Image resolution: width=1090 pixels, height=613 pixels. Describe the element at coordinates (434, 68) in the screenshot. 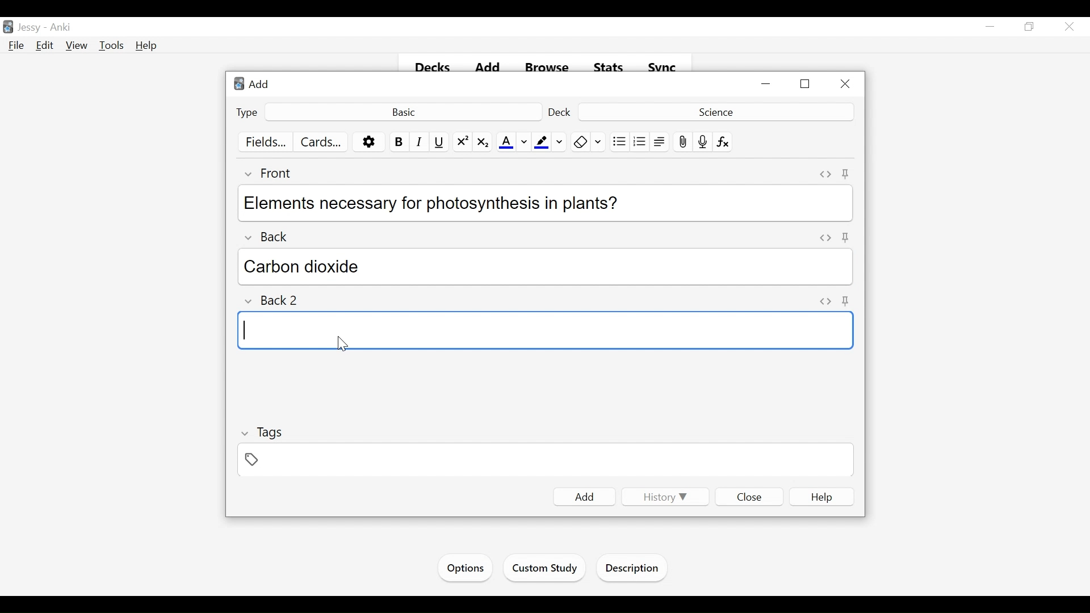

I see `Decks` at that location.